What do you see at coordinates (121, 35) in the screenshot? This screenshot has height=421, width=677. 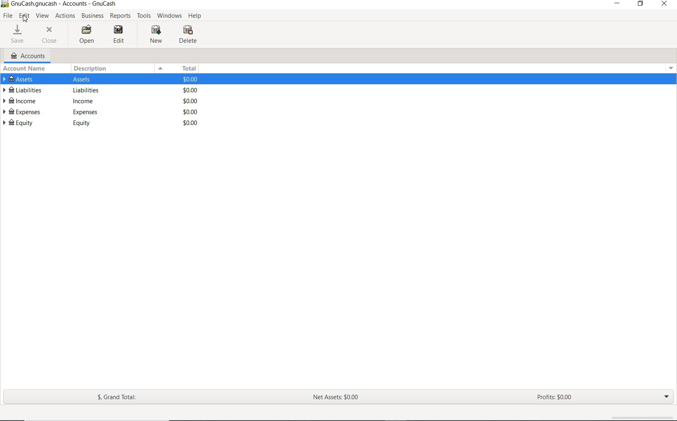 I see `EDIT` at bounding box center [121, 35].